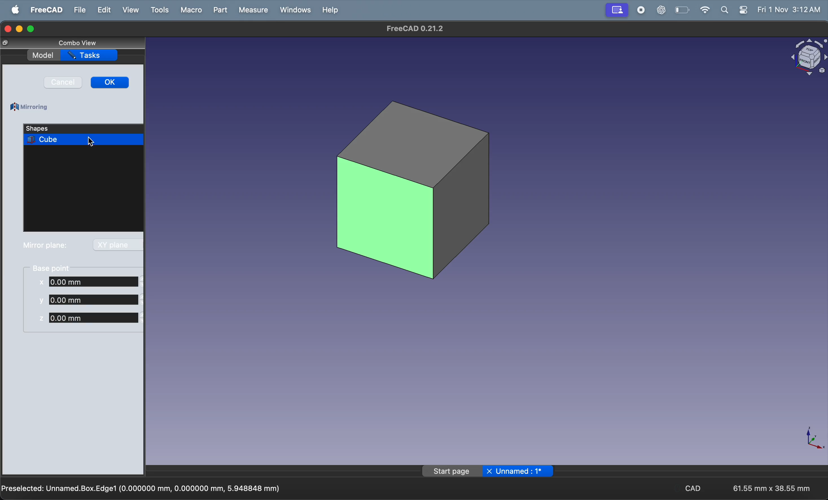 The image size is (828, 500). What do you see at coordinates (294, 10) in the screenshot?
I see `window` at bounding box center [294, 10].